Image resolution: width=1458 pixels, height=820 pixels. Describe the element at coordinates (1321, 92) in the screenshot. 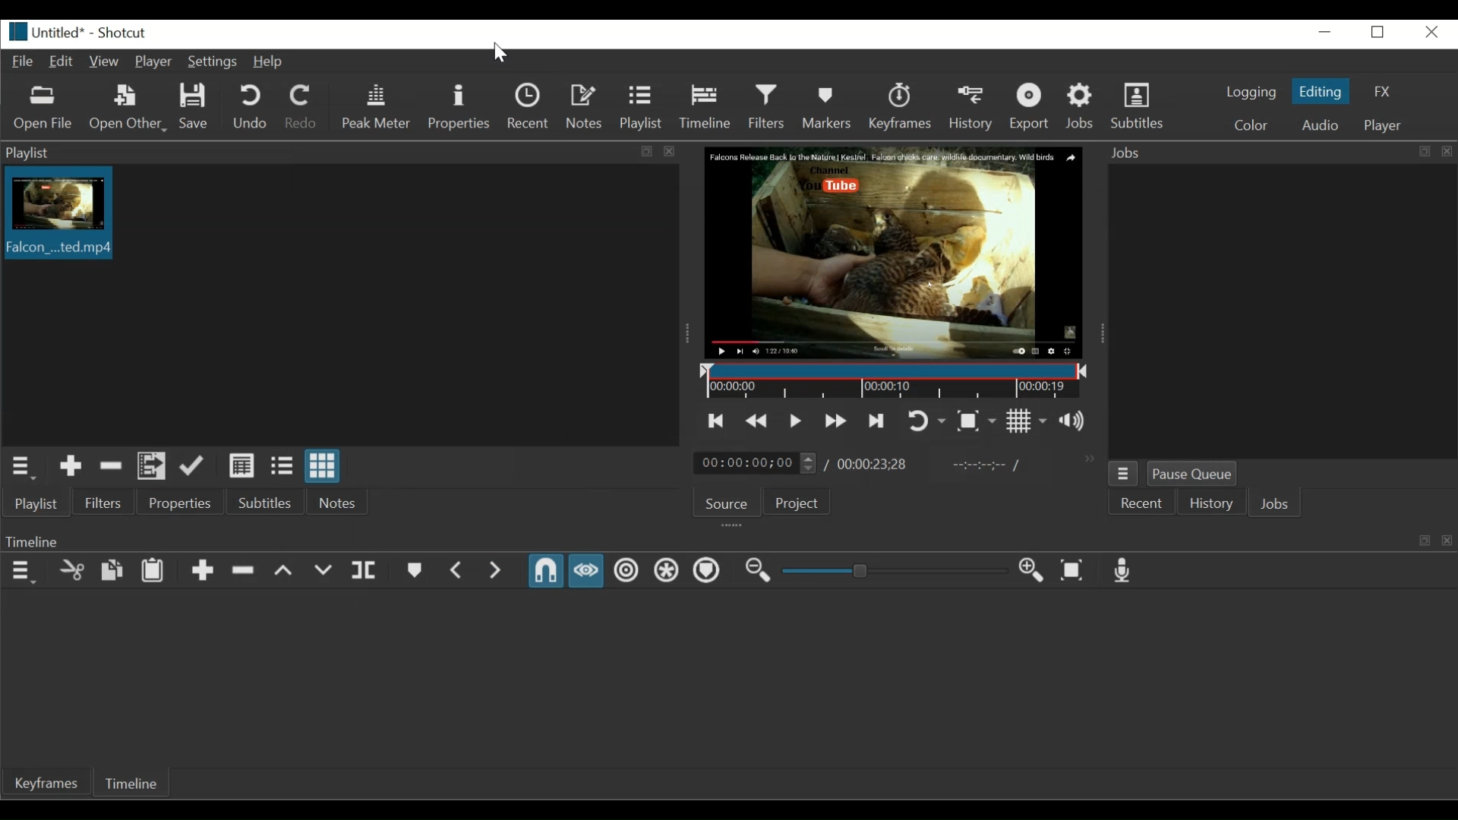

I see `Editing` at that location.